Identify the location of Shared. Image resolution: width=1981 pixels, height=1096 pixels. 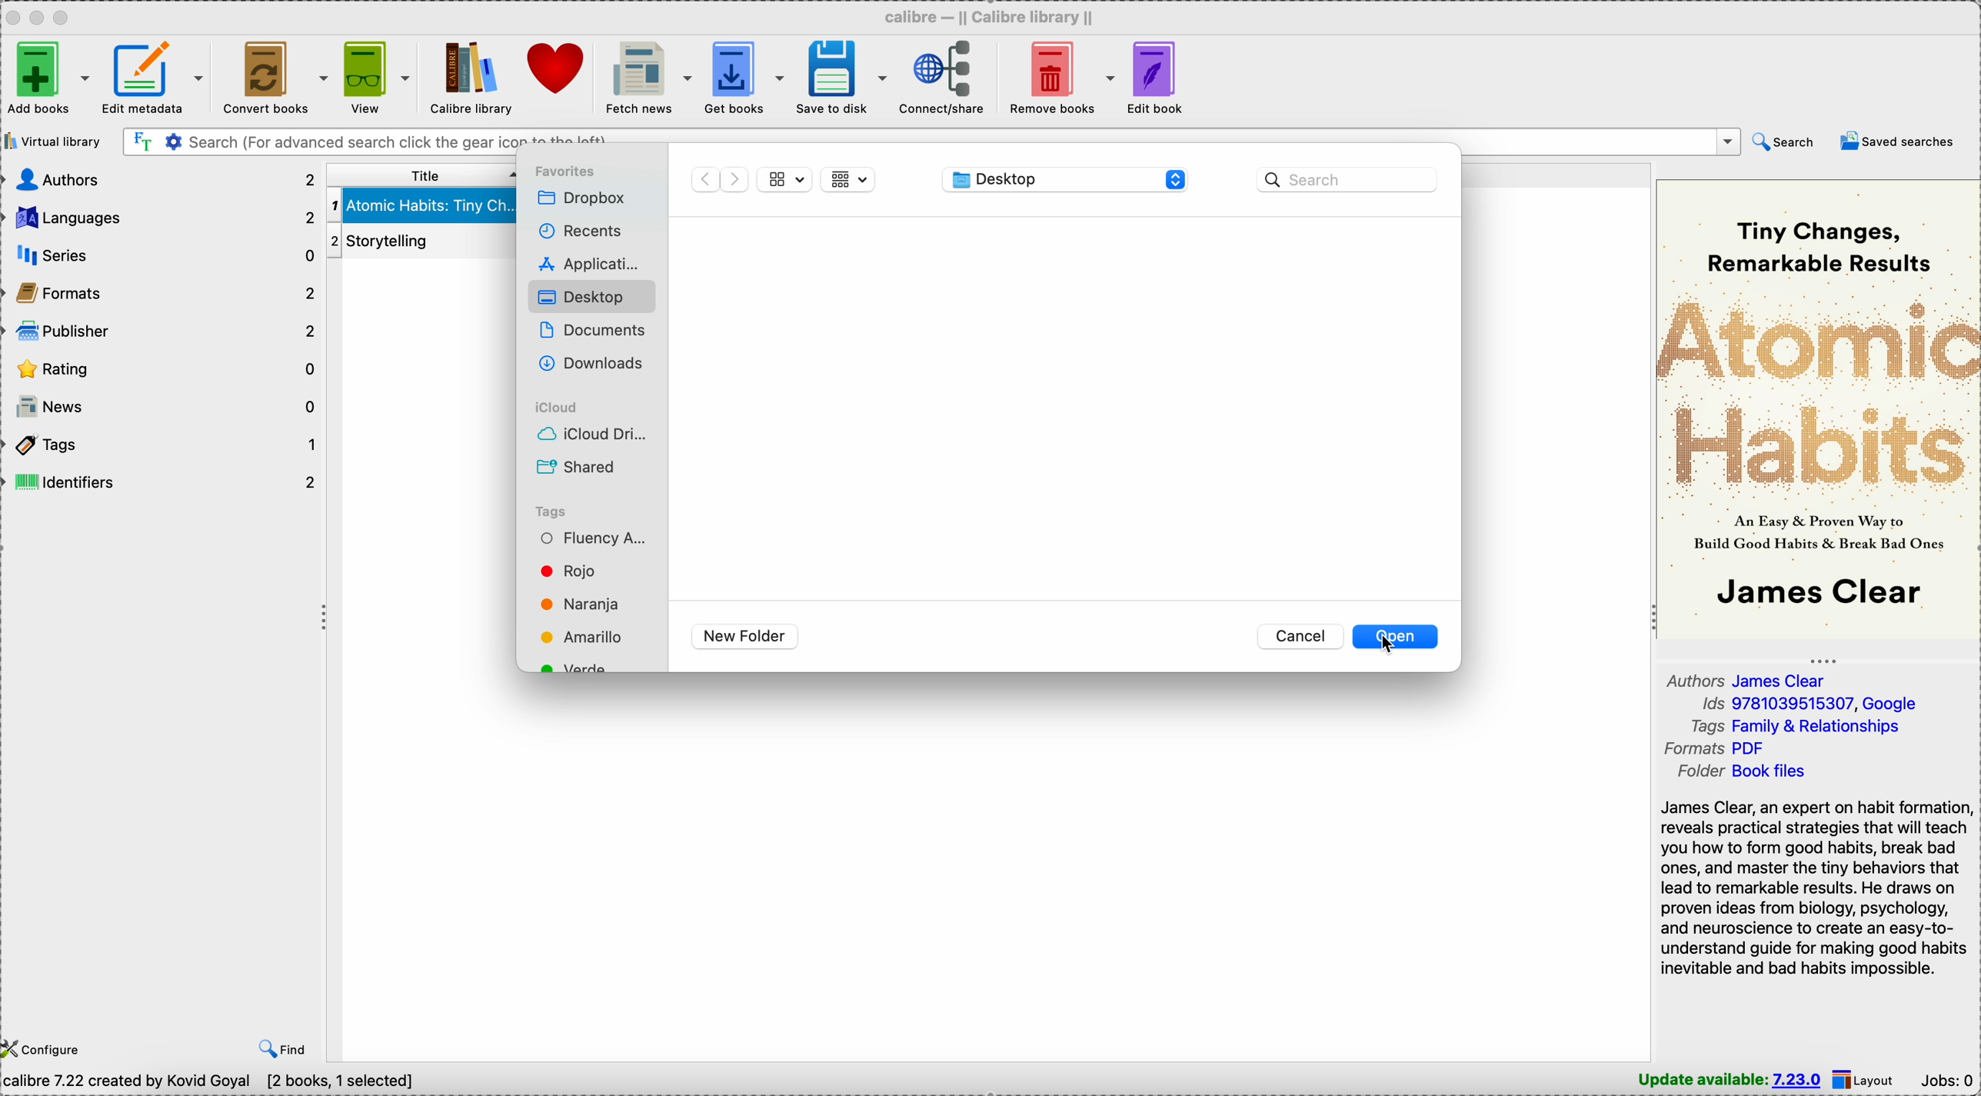
(574, 467).